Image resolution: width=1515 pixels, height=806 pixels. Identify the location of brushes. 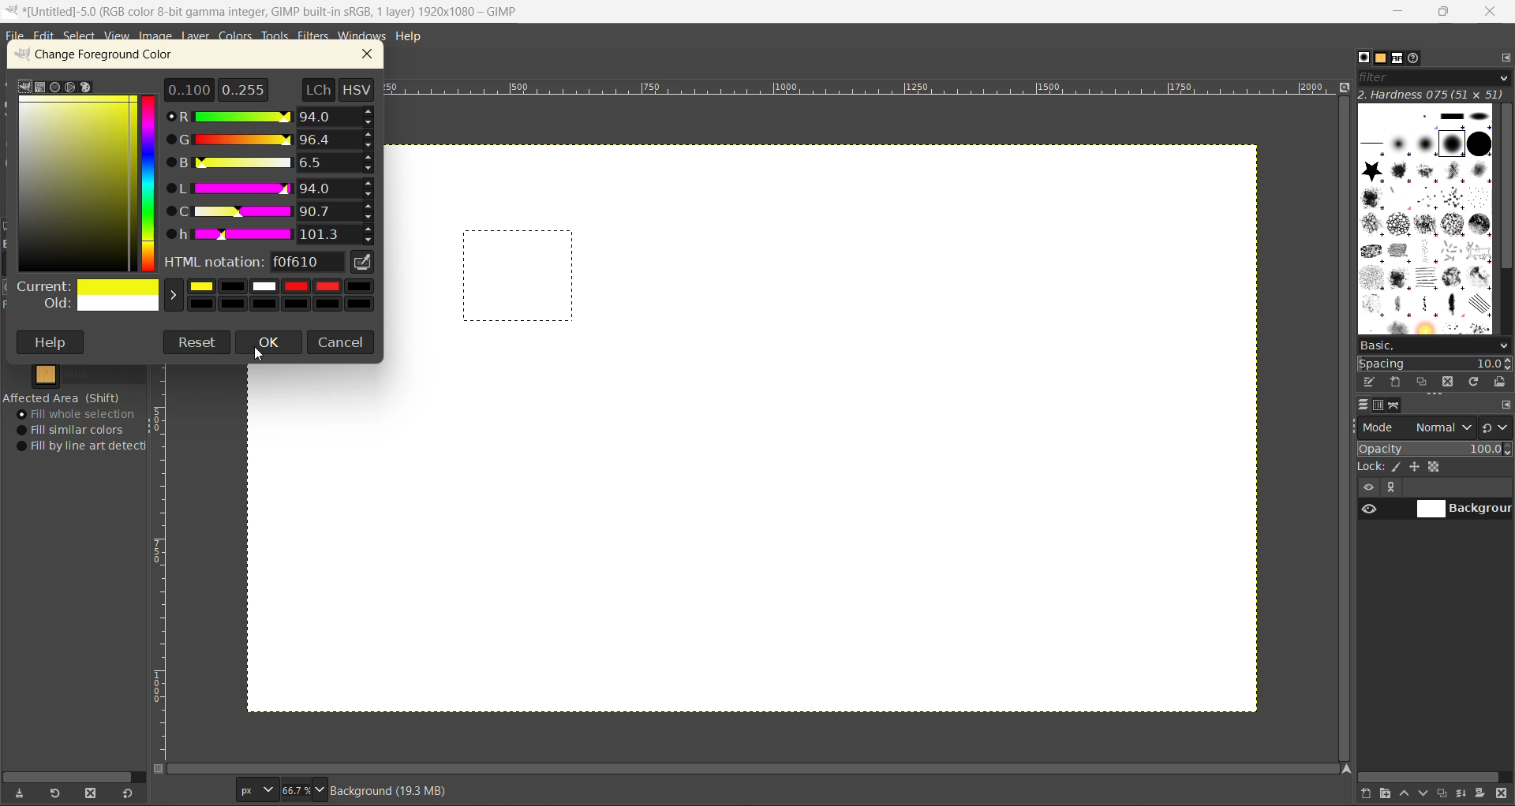
(1363, 58).